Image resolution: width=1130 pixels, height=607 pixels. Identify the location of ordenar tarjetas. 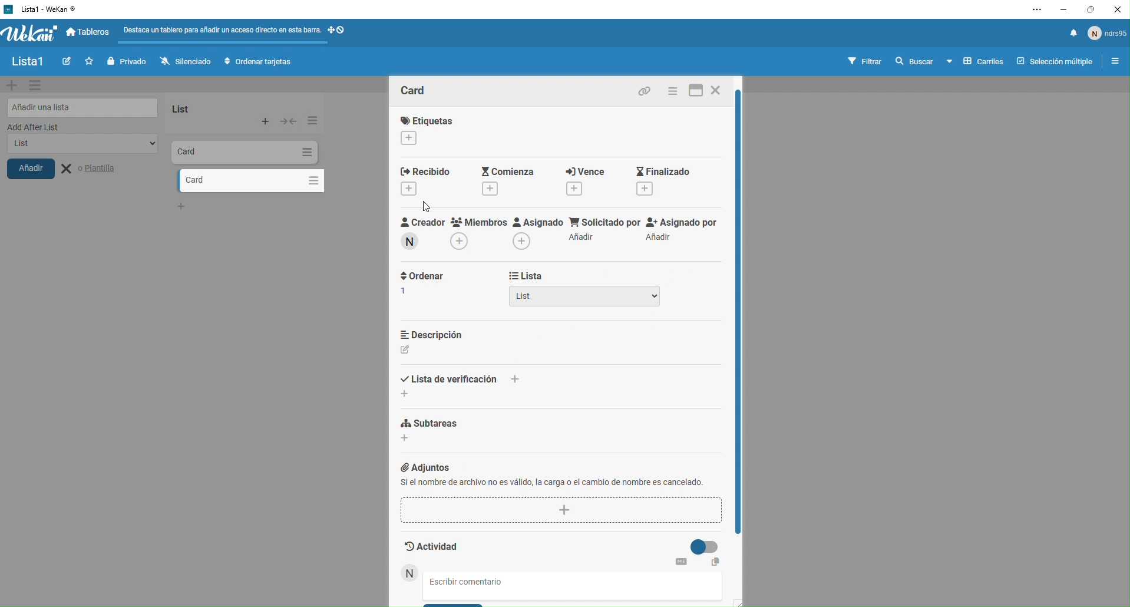
(260, 62).